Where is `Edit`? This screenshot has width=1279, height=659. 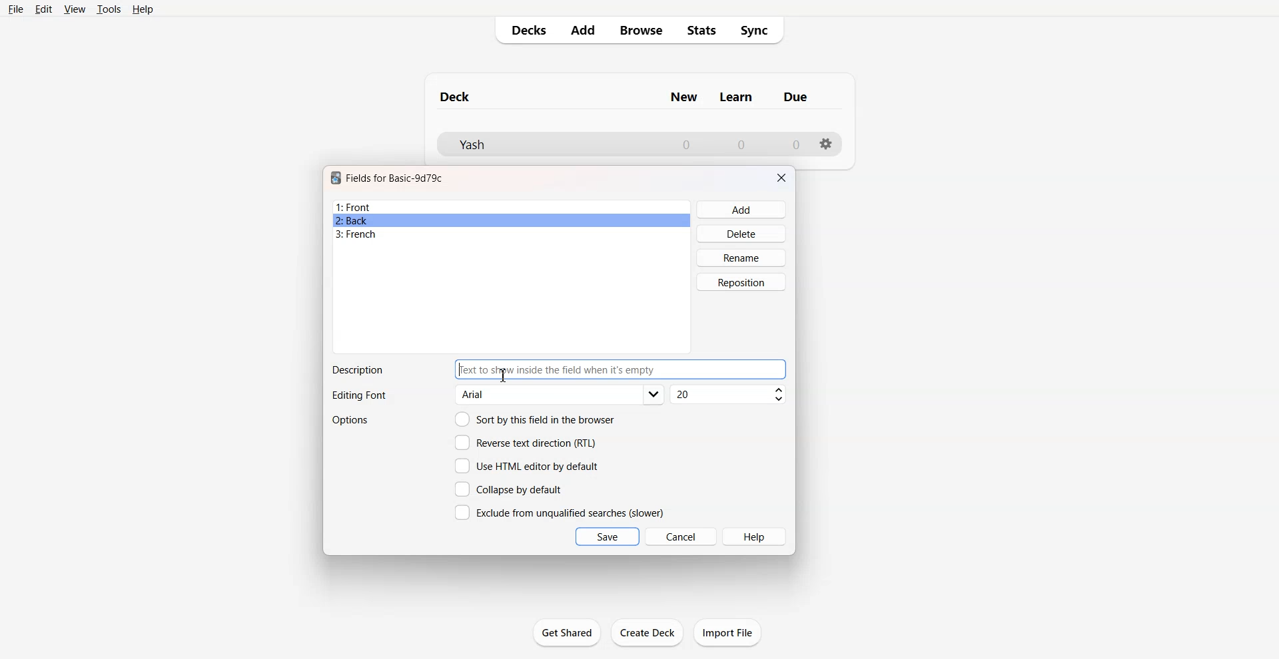
Edit is located at coordinates (43, 9).